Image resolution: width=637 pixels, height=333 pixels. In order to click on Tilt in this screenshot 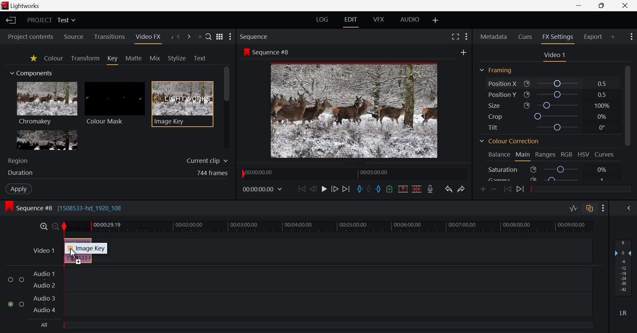, I will do `click(492, 127)`.